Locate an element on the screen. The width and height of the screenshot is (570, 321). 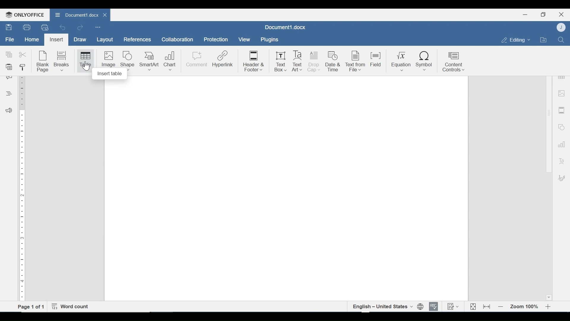
Image is located at coordinates (108, 59).